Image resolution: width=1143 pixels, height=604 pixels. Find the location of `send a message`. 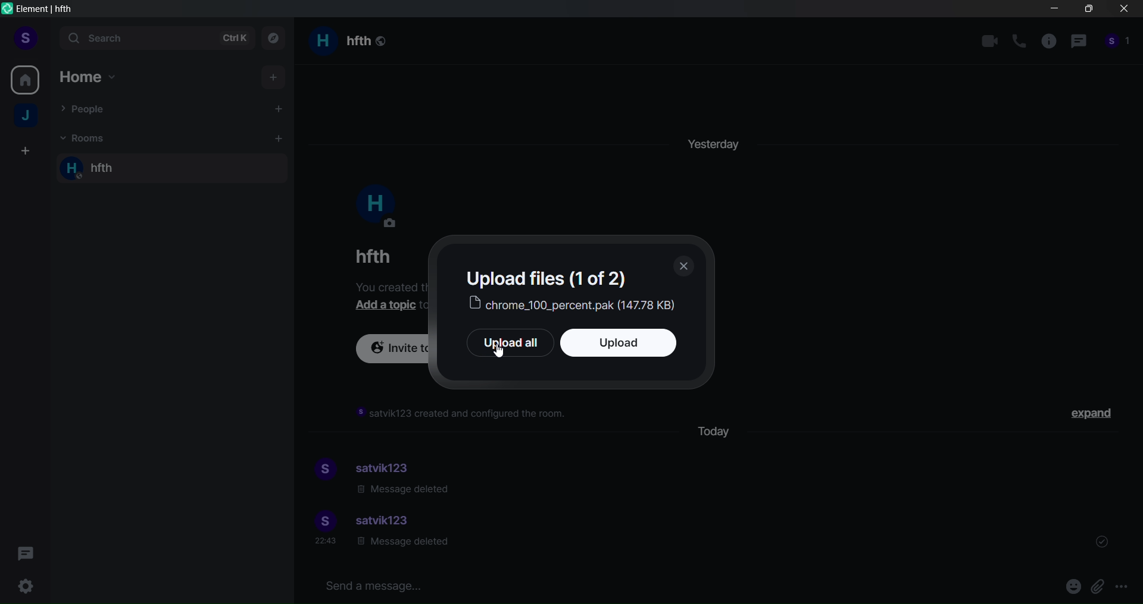

send a message is located at coordinates (651, 584).